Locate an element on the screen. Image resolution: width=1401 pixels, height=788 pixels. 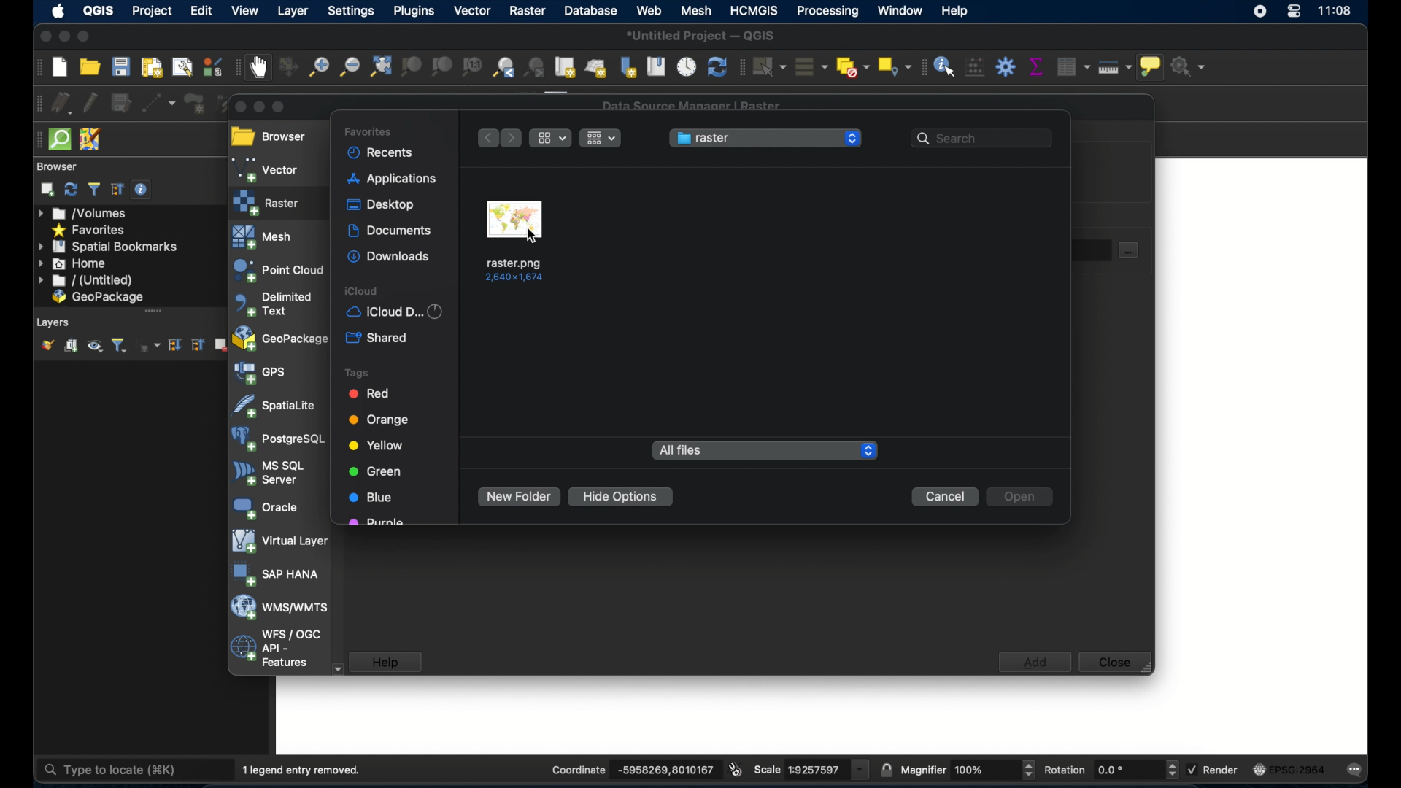
drag handle is located at coordinates (154, 310).